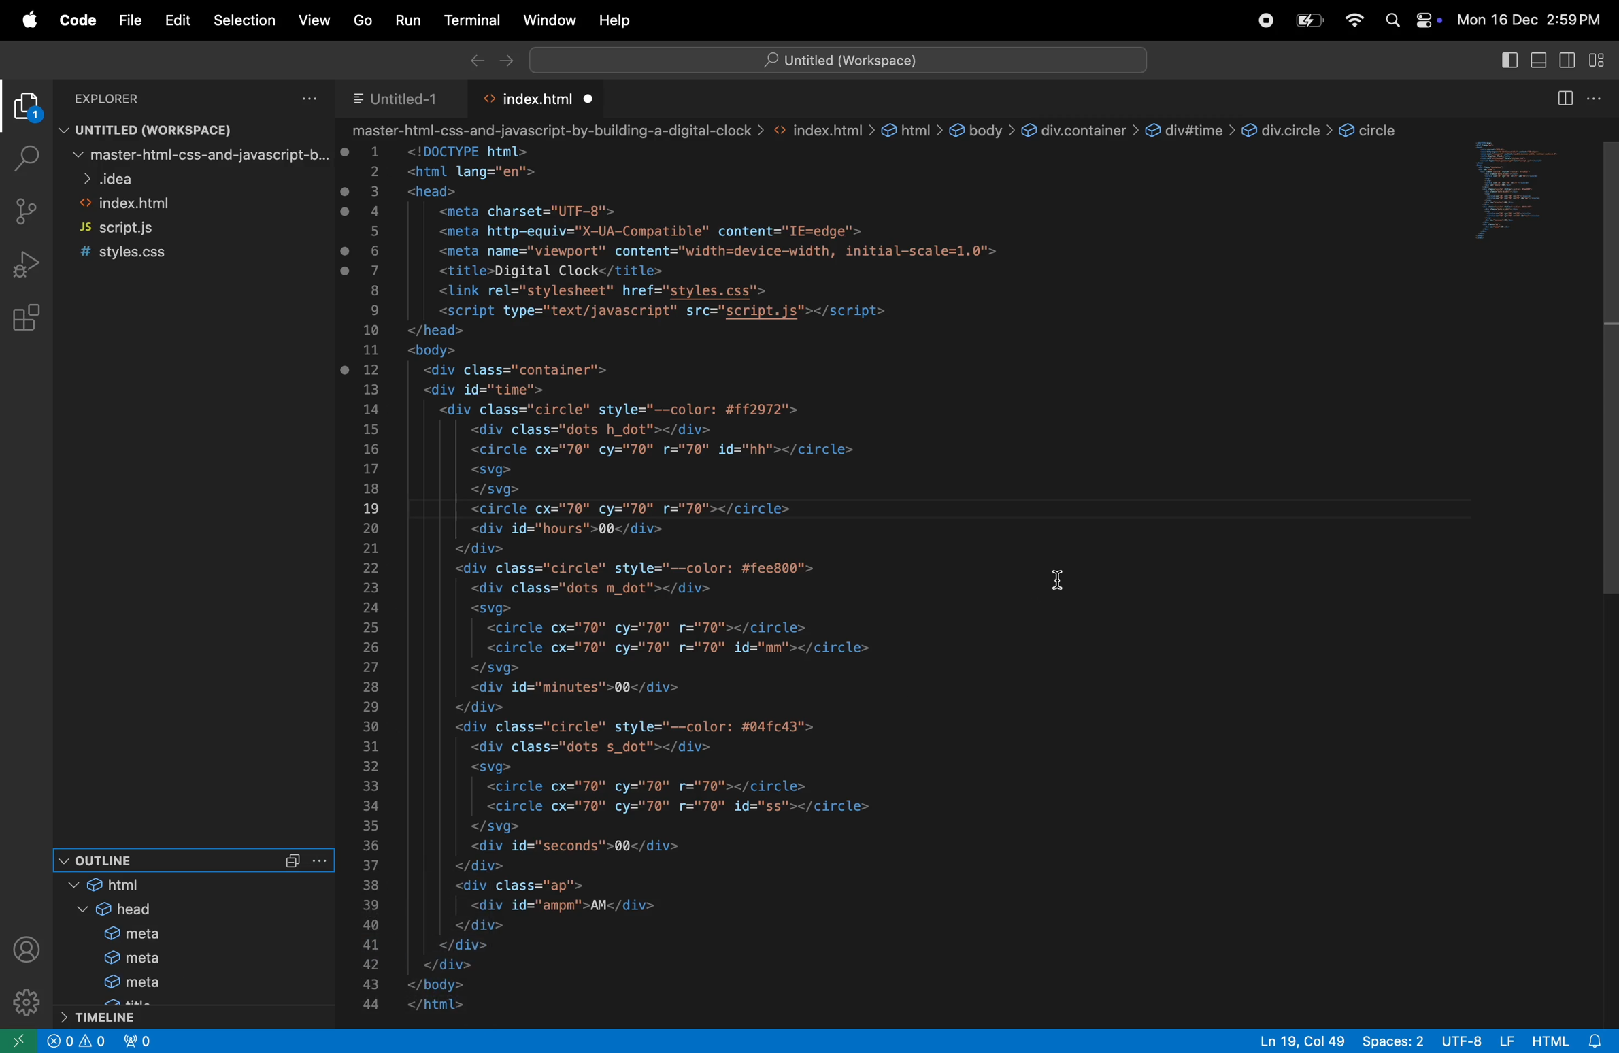 The height and width of the screenshot is (1053, 1619). What do you see at coordinates (27, 210) in the screenshot?
I see `source control` at bounding box center [27, 210].